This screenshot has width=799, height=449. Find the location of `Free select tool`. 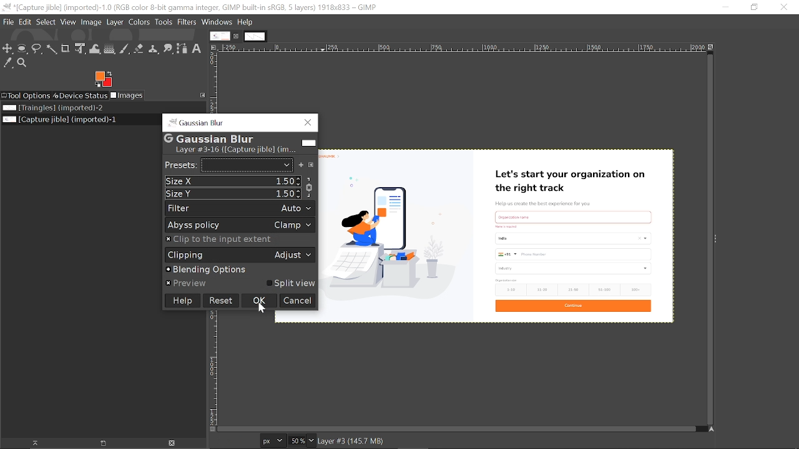

Free select tool is located at coordinates (37, 49).